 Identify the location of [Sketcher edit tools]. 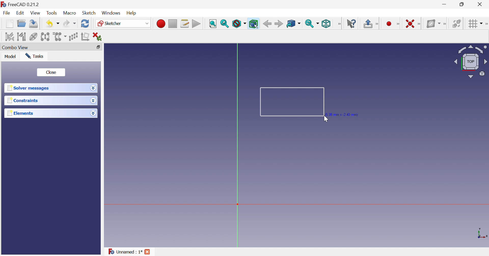
(486, 24).